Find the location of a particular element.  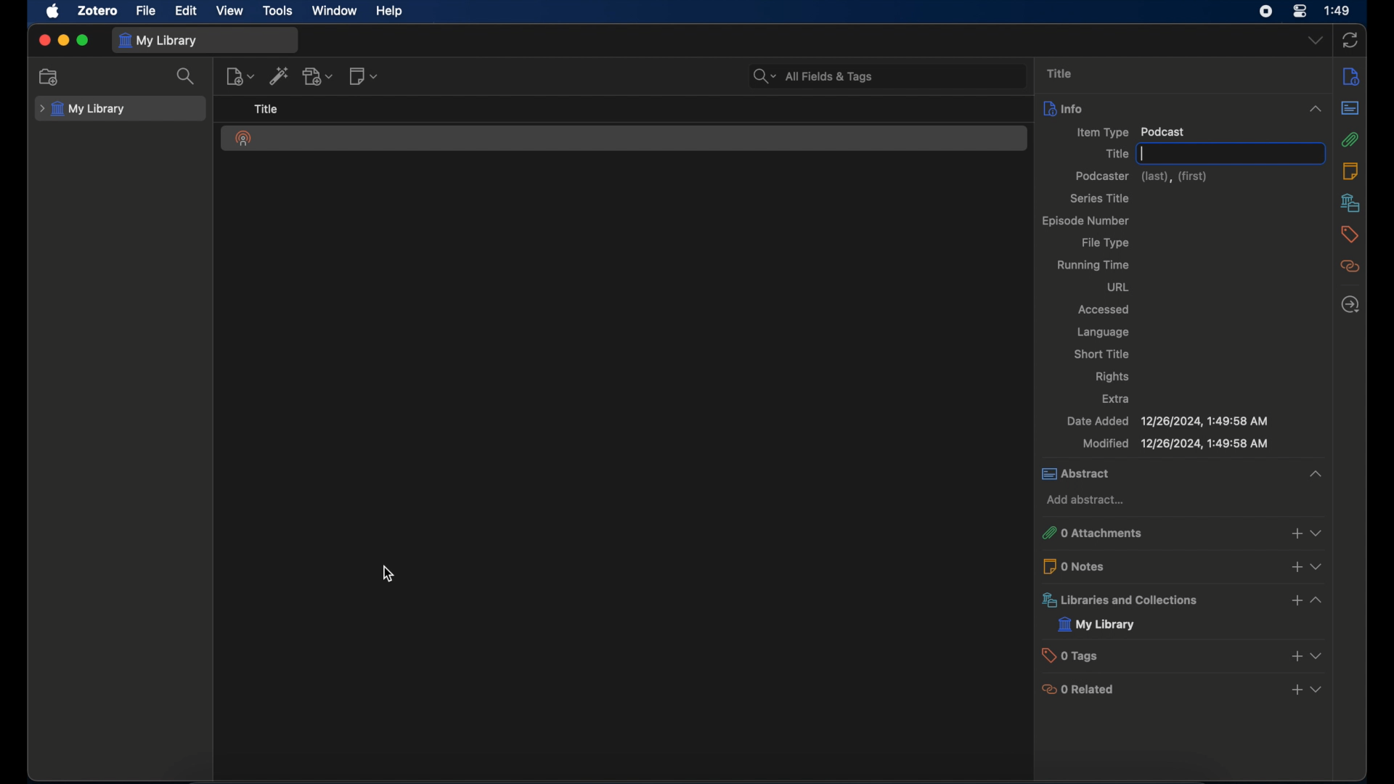

help is located at coordinates (391, 12).